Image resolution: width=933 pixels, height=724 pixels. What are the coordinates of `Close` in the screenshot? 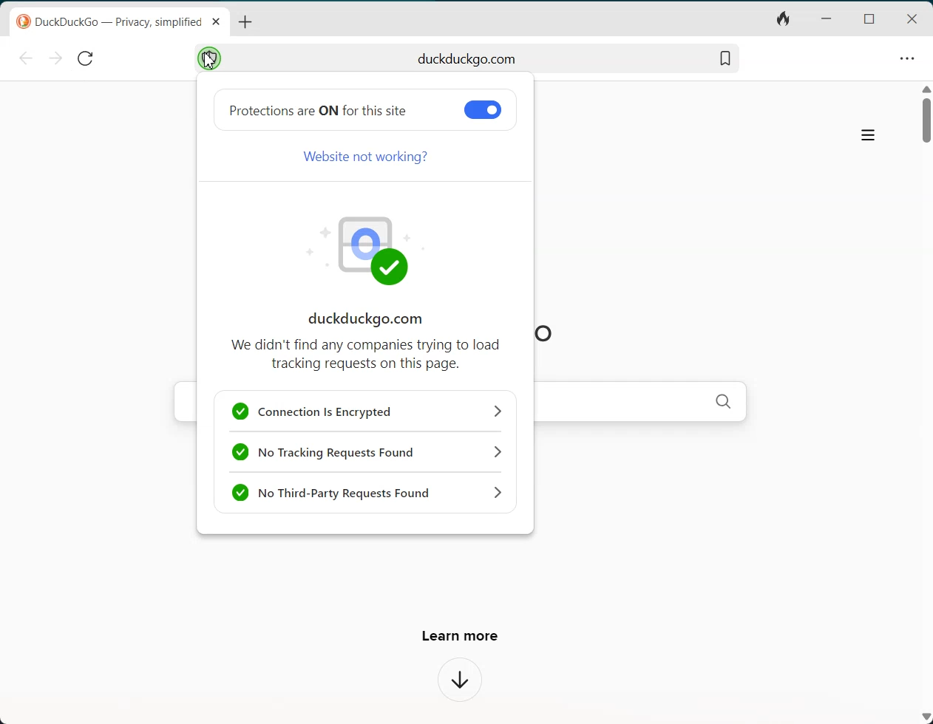 It's located at (912, 18).